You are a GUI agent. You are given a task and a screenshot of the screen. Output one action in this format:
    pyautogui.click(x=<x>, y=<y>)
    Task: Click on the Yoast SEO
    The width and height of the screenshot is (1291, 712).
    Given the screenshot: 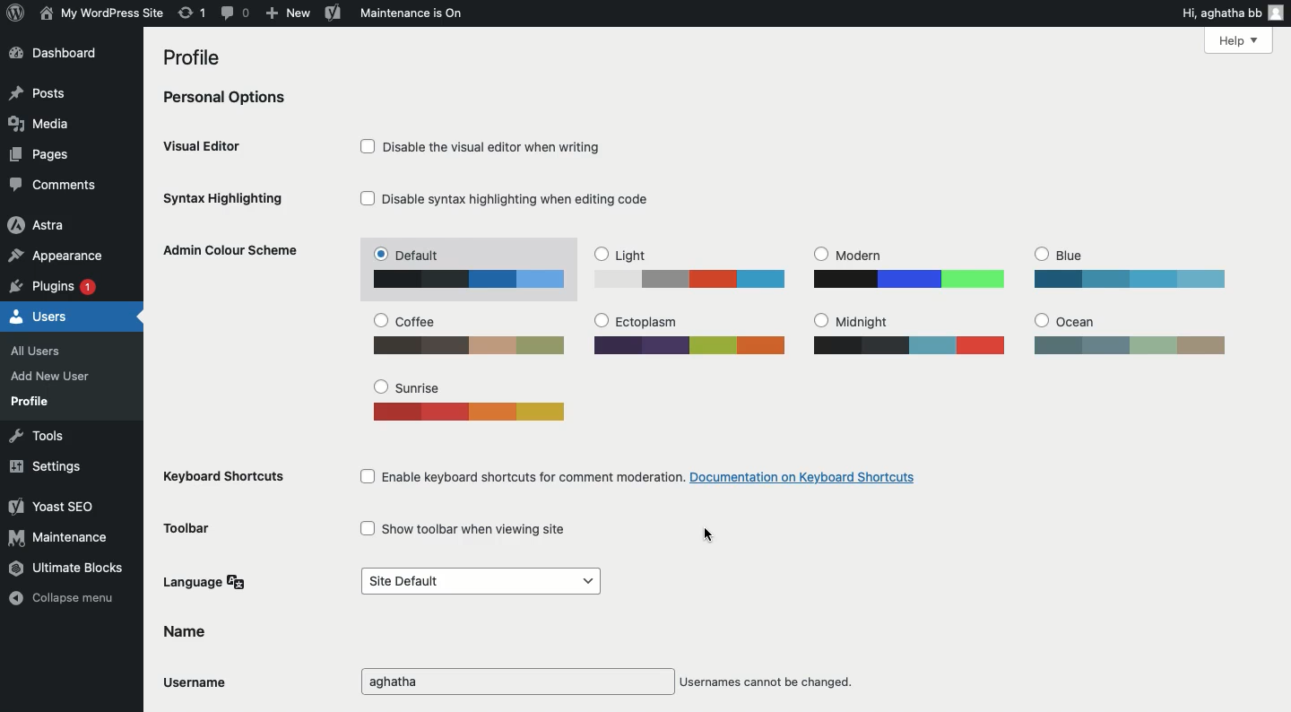 What is the action you would take?
    pyautogui.click(x=55, y=508)
    